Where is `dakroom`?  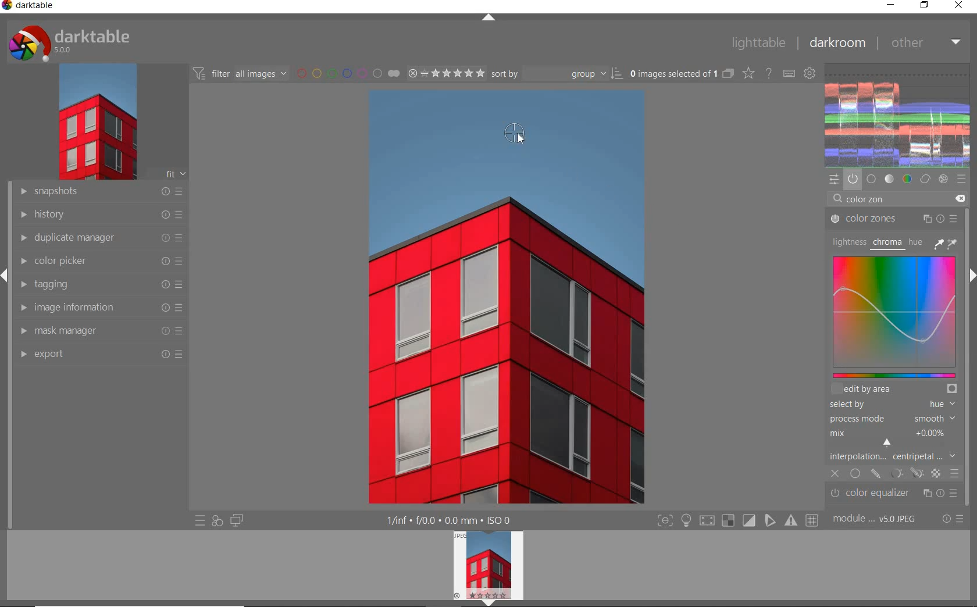 dakroom is located at coordinates (836, 42).